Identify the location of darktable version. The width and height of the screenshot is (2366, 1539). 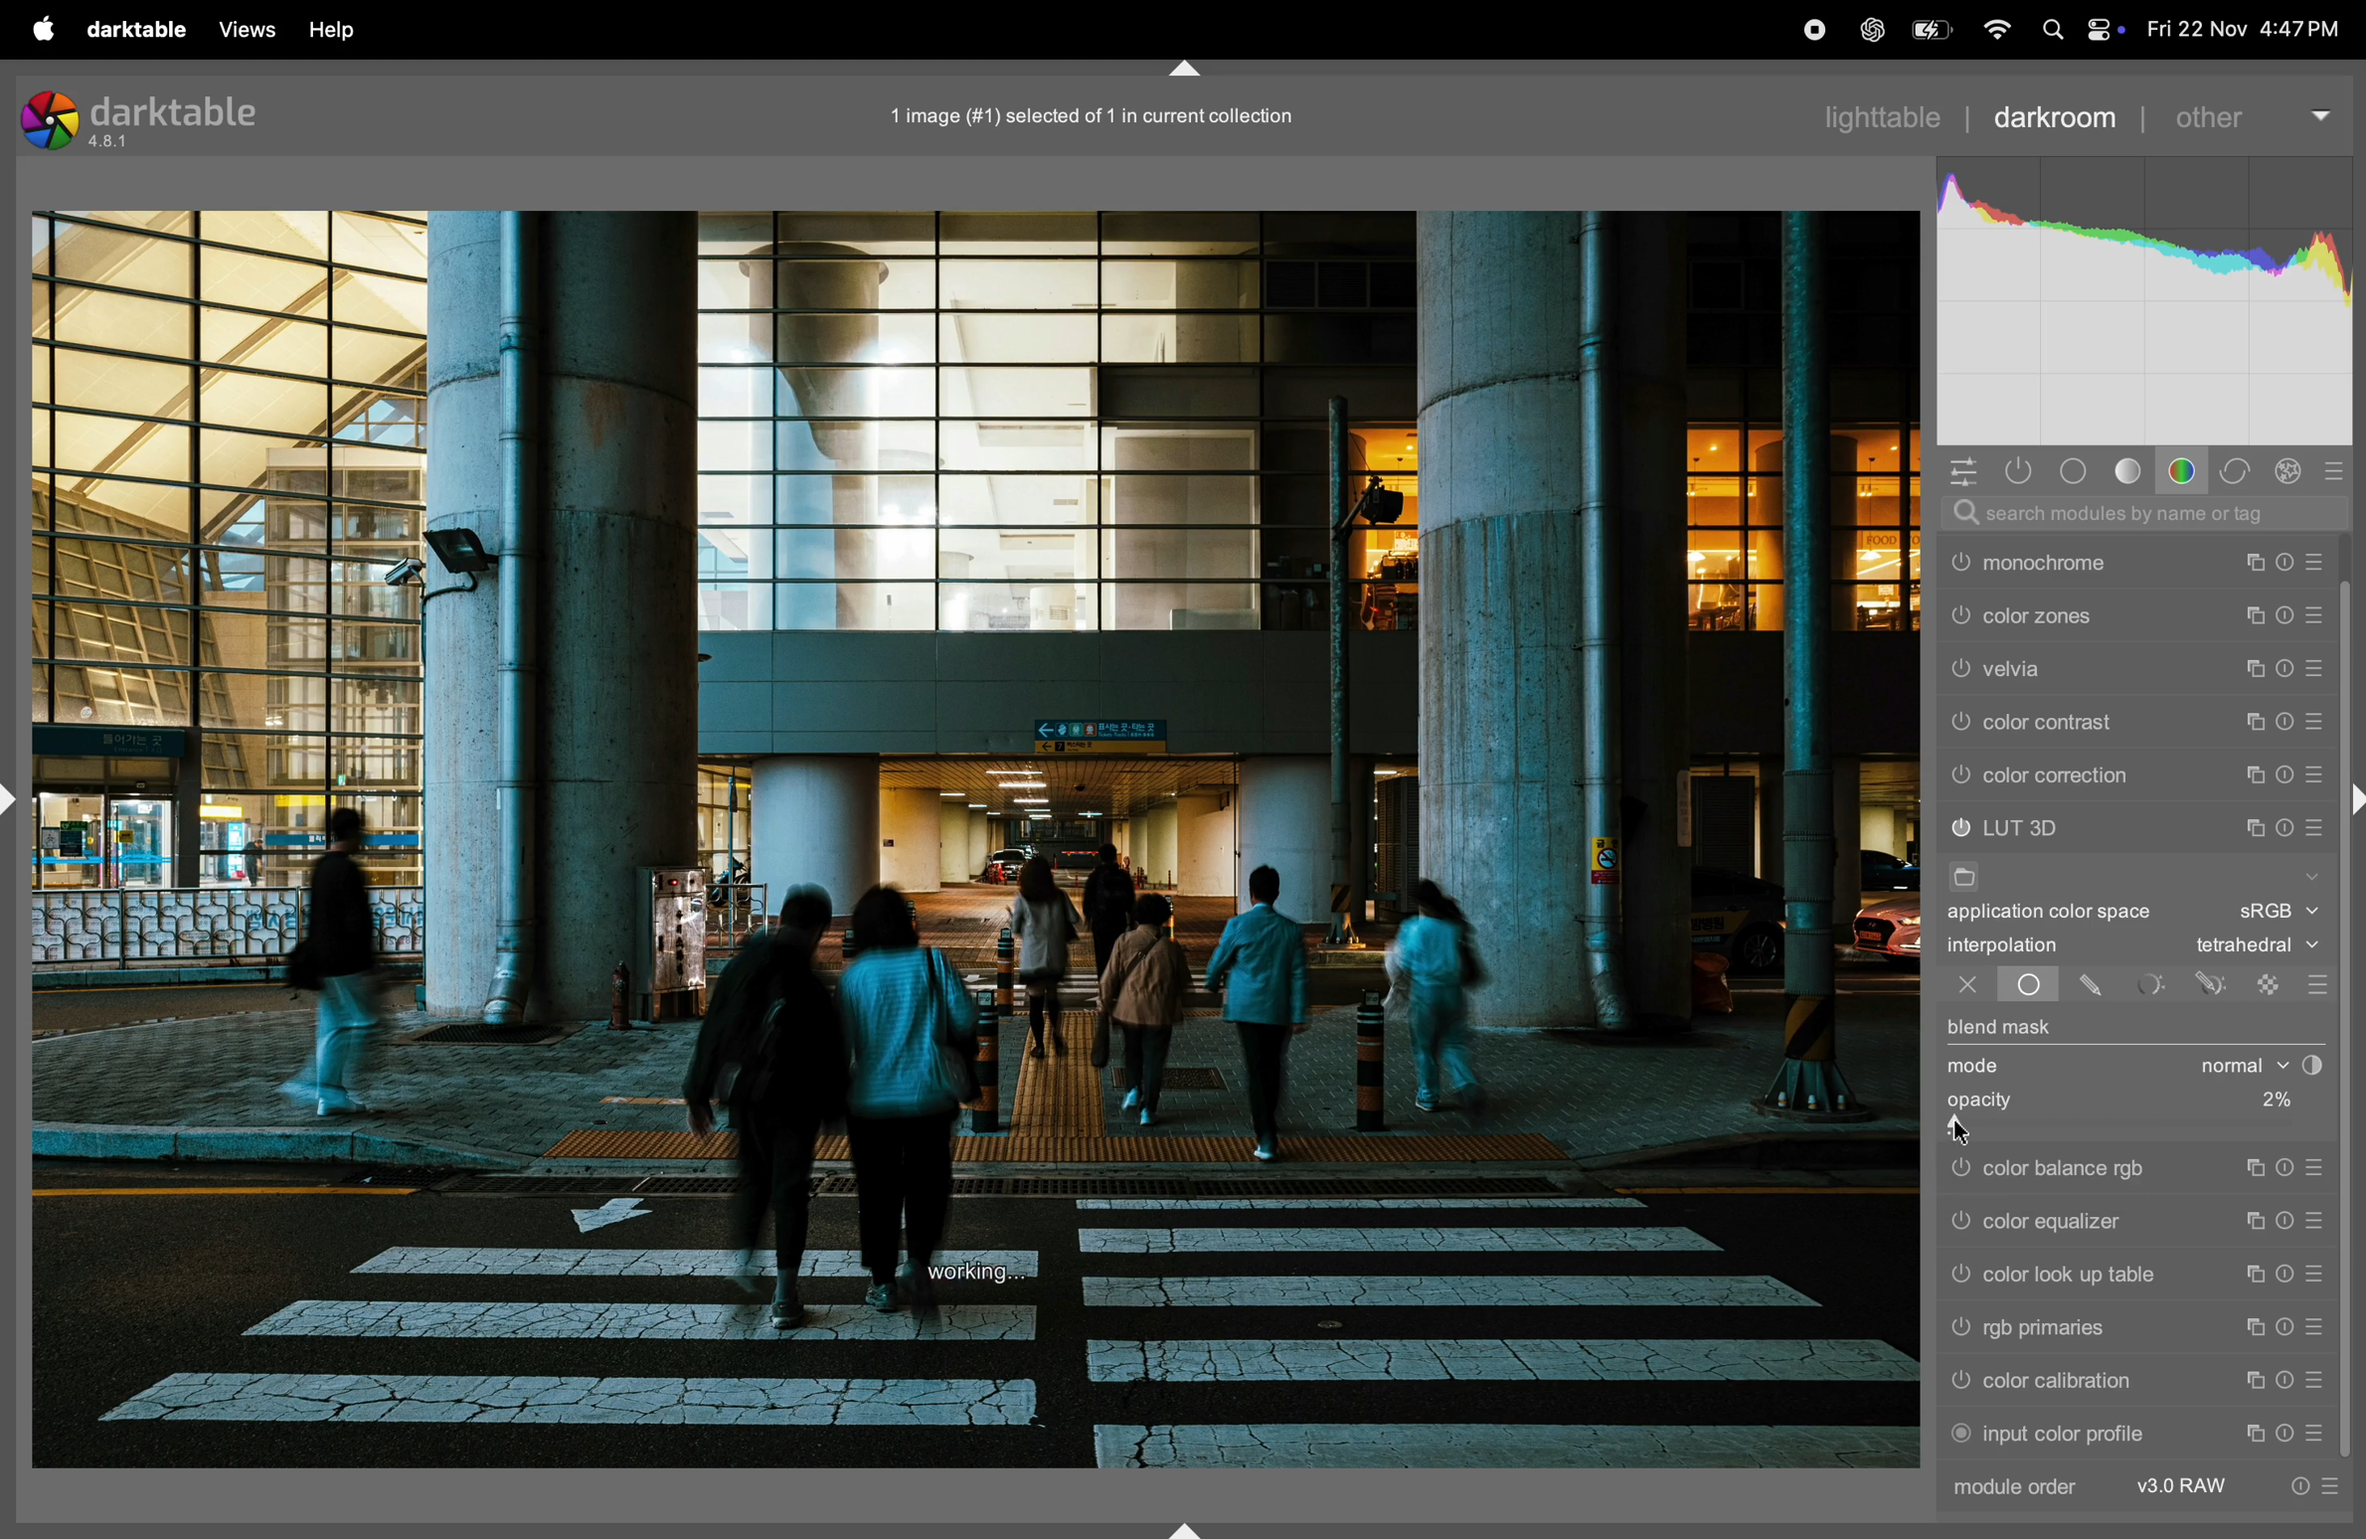
(181, 120).